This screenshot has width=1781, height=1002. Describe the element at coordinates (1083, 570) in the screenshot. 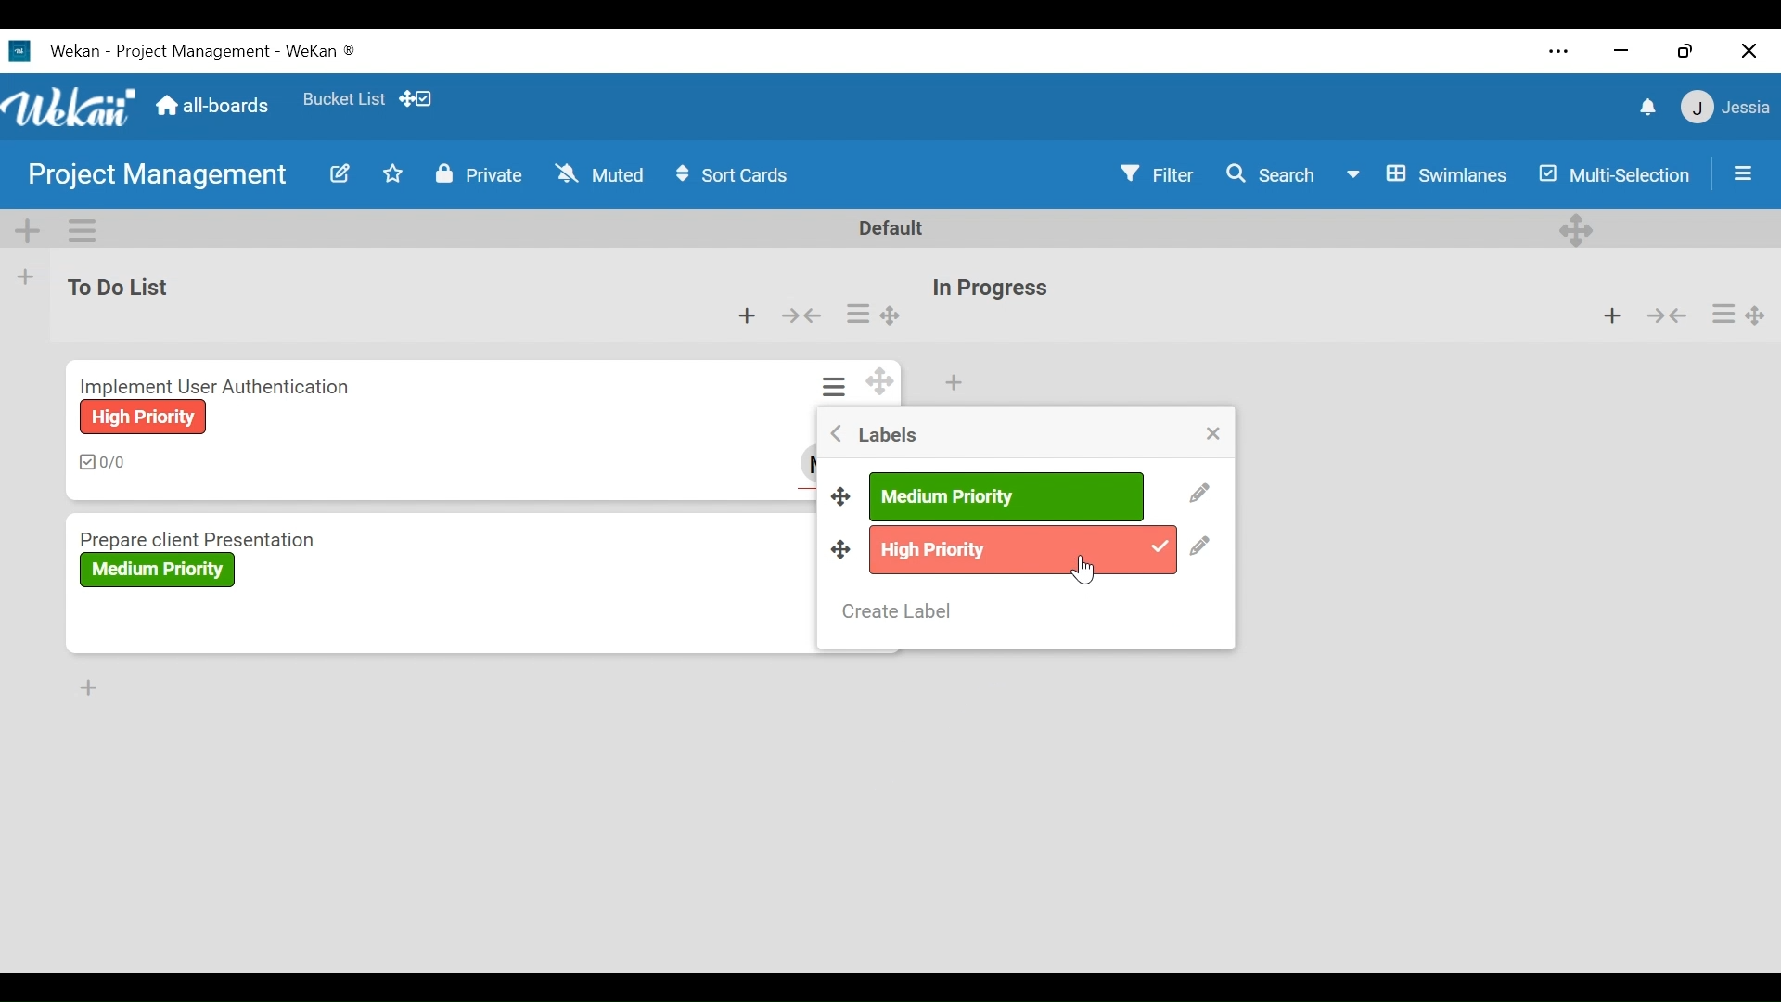

I see `Cursor` at that location.